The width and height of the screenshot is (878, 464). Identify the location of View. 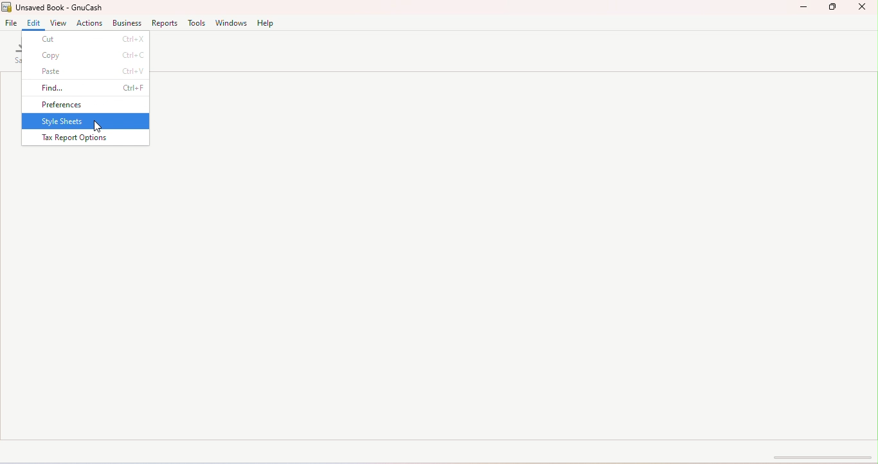
(57, 24).